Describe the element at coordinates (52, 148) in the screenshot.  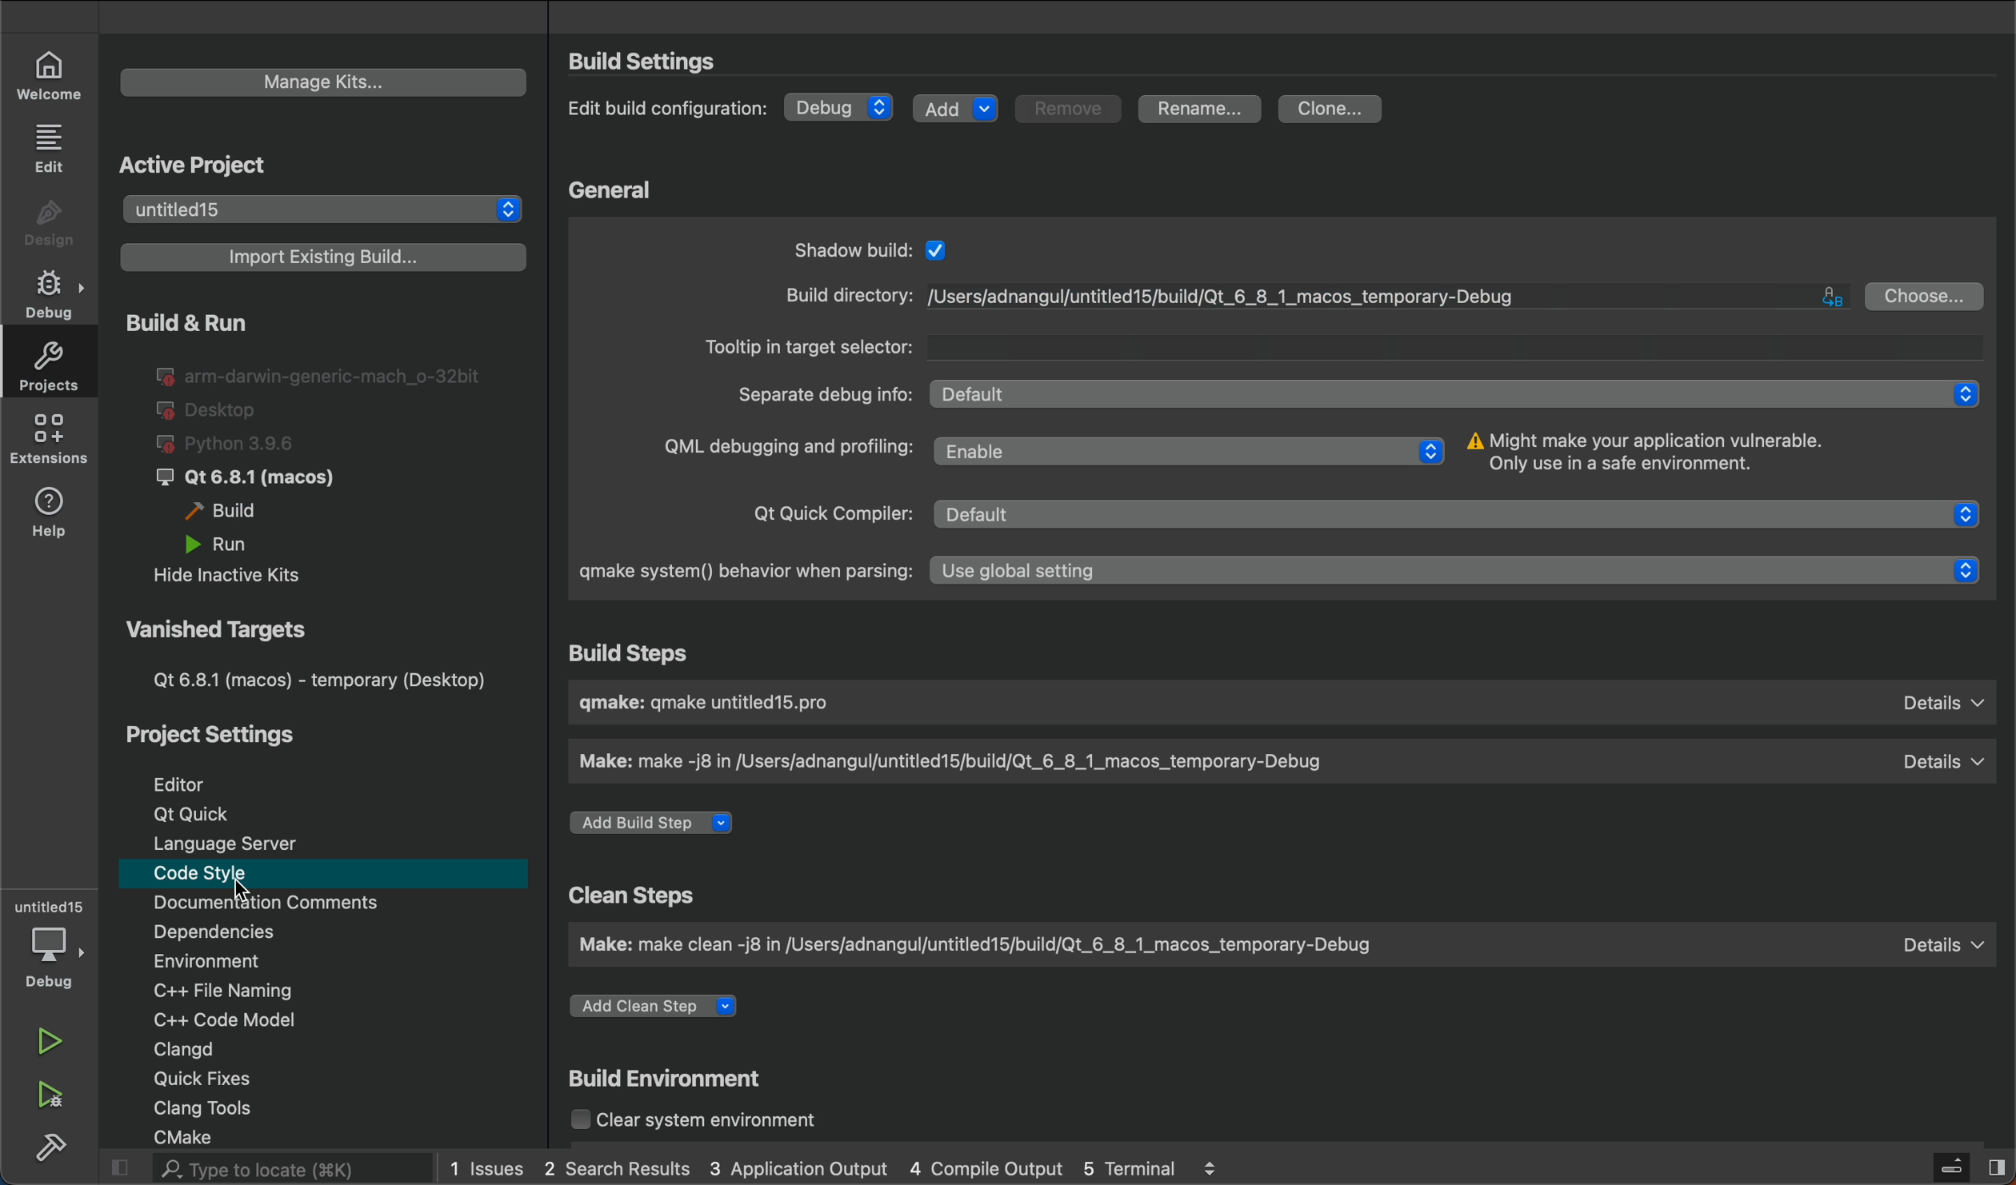
I see `edit` at that location.